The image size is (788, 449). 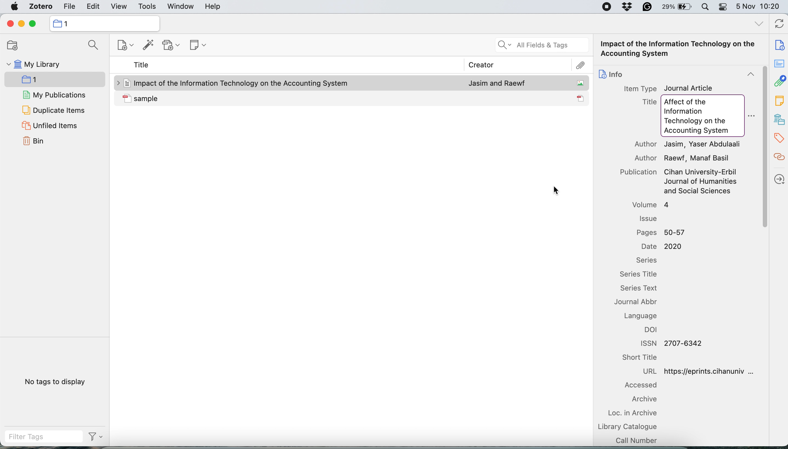 What do you see at coordinates (682, 158) in the screenshot?
I see `Author Raewf, Manaf Basil` at bounding box center [682, 158].